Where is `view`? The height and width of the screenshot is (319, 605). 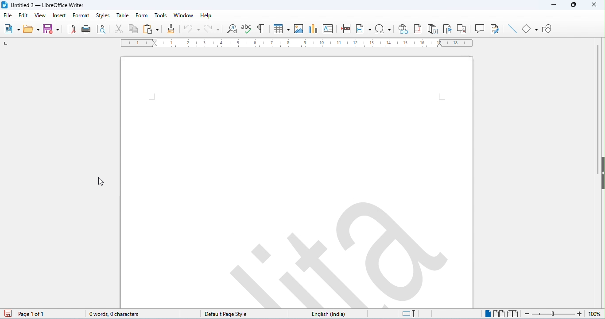 view is located at coordinates (40, 16).